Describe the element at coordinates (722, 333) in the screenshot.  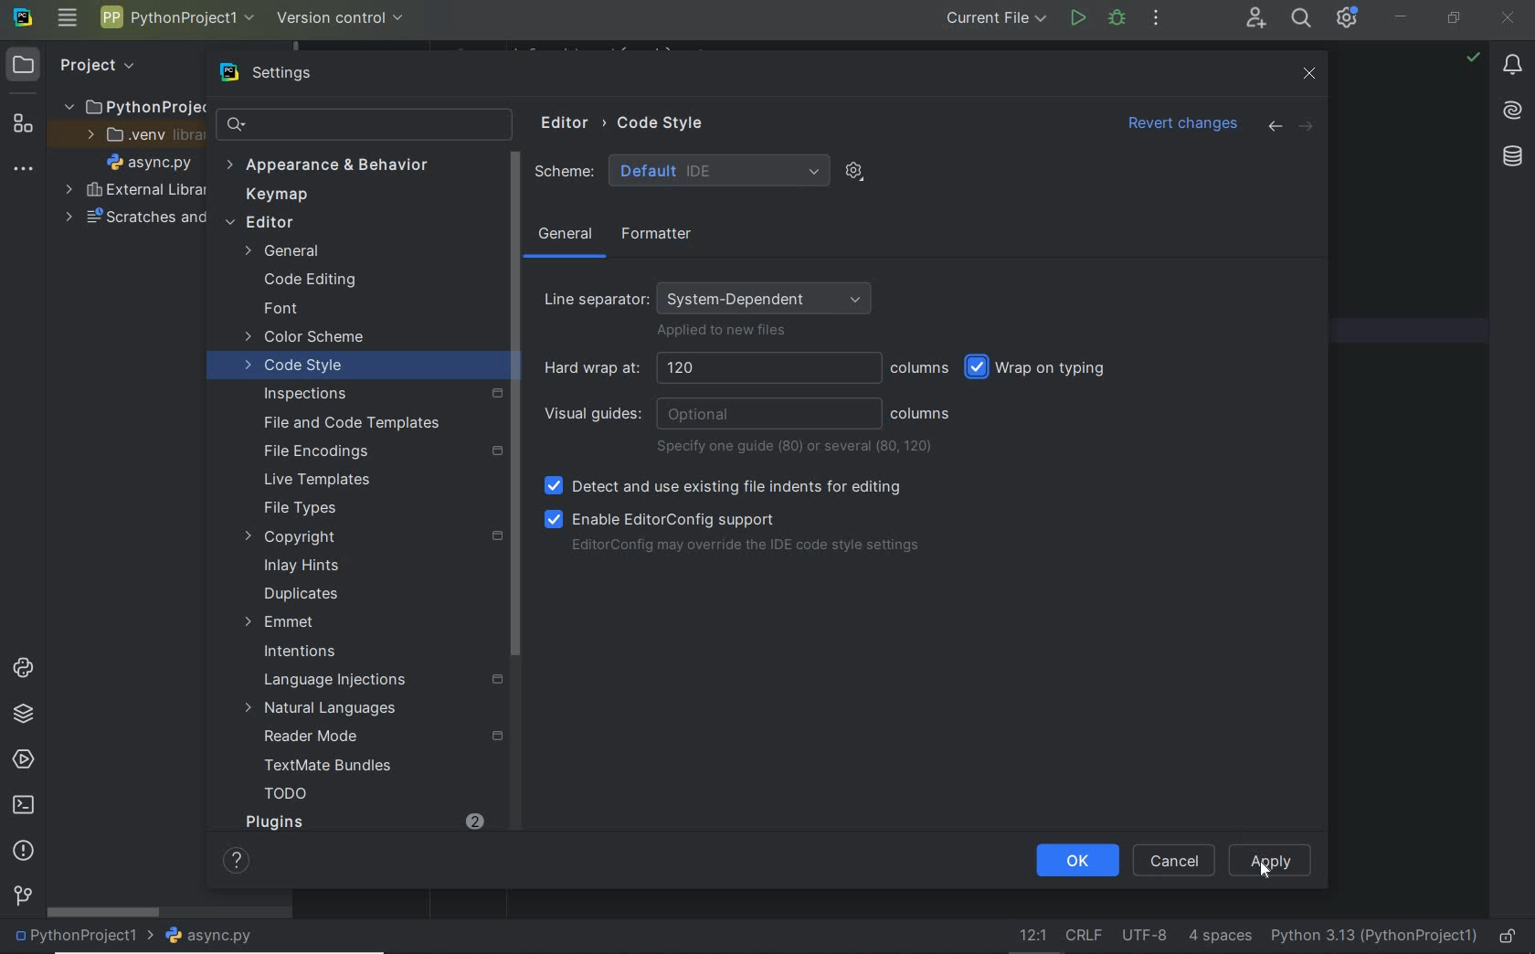
I see `Applied to new files` at that location.